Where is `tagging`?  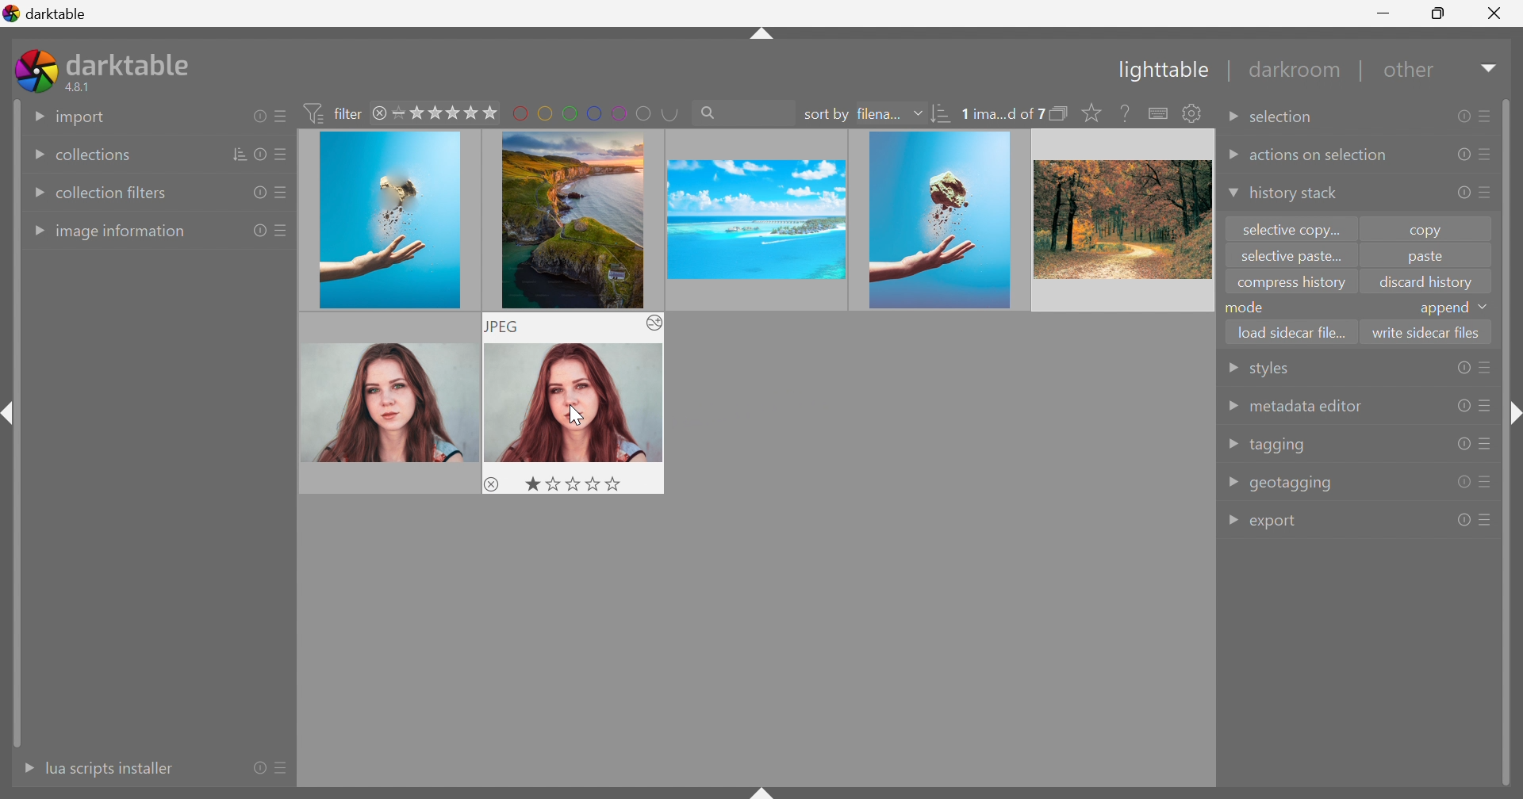 tagging is located at coordinates (1279, 446).